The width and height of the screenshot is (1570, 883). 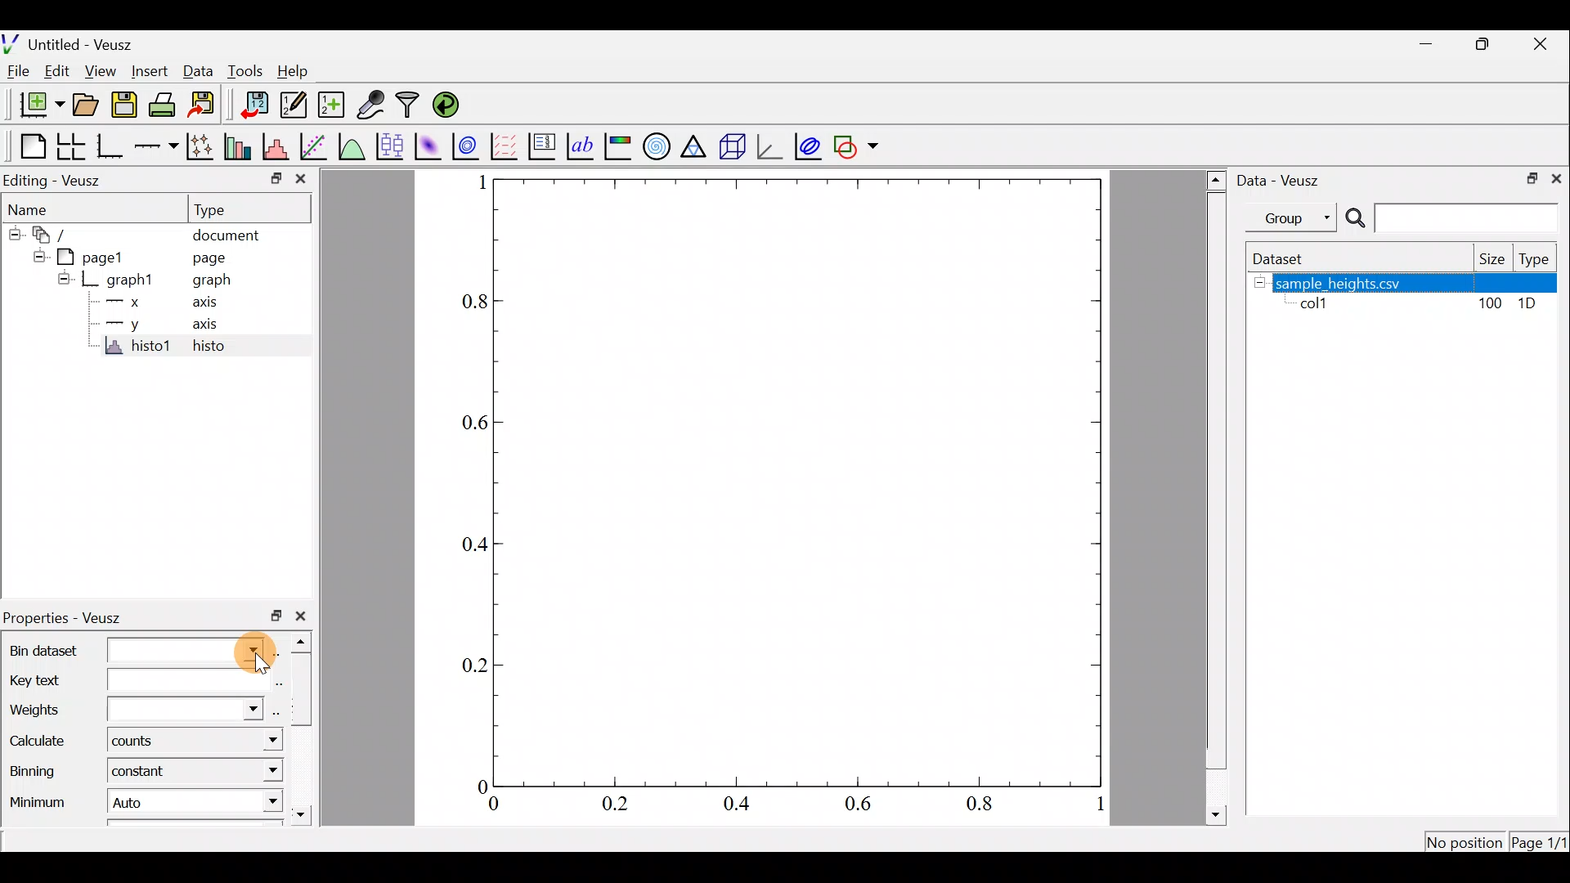 I want to click on Data - Veusz, so click(x=1284, y=182).